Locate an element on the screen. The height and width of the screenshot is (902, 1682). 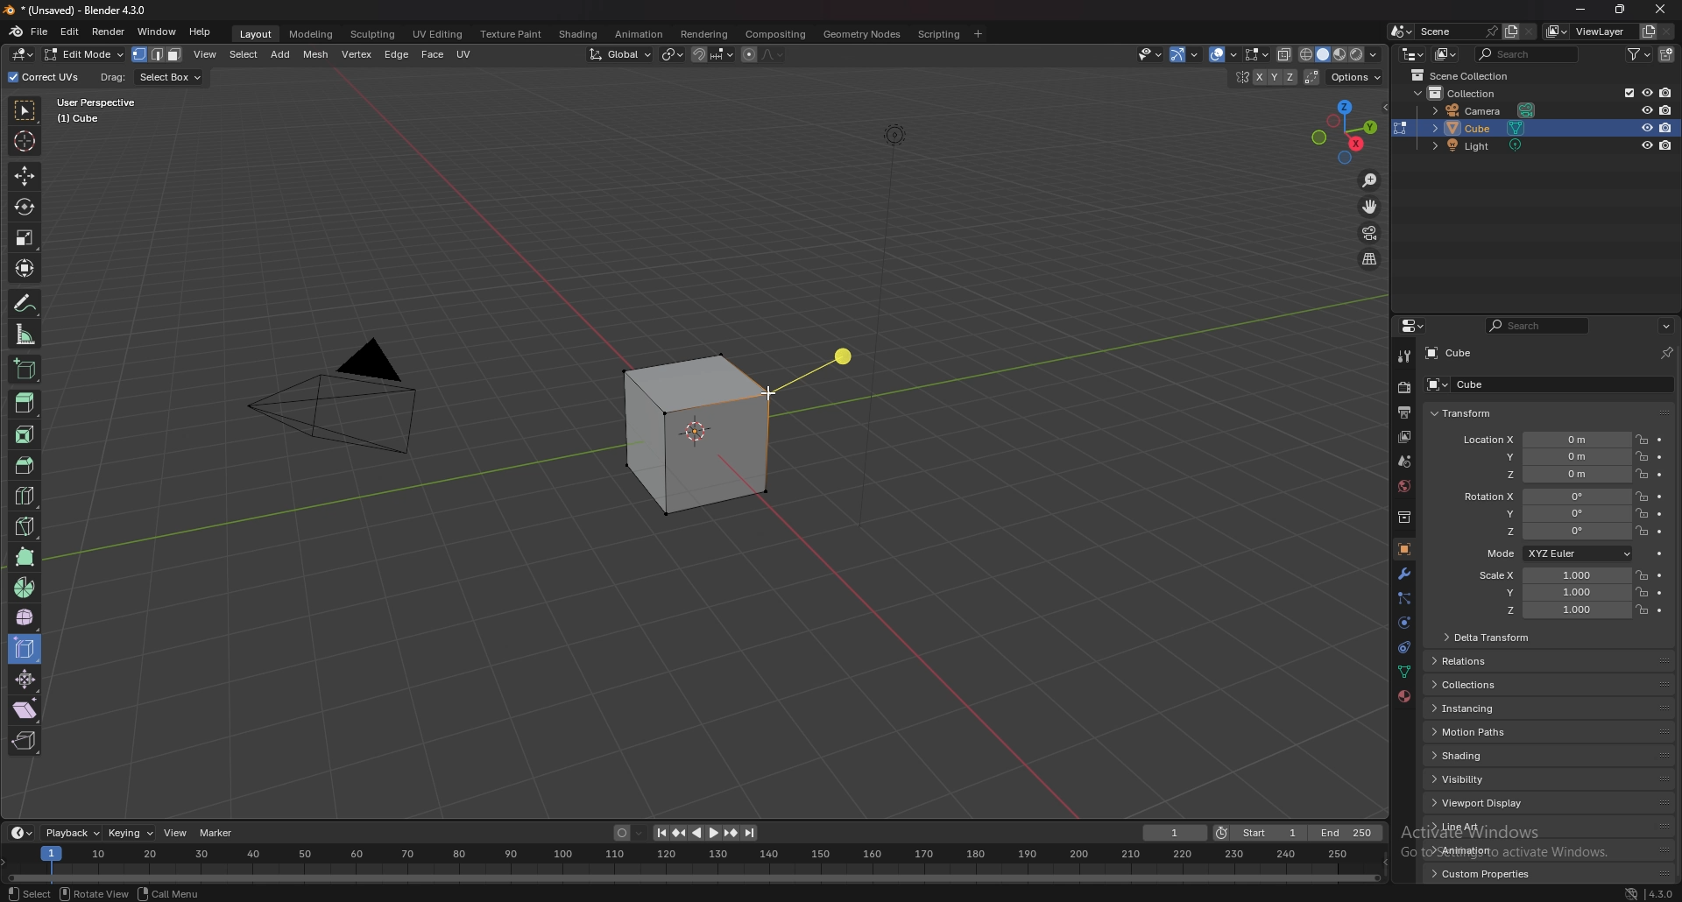
add cube is located at coordinates (24, 370).